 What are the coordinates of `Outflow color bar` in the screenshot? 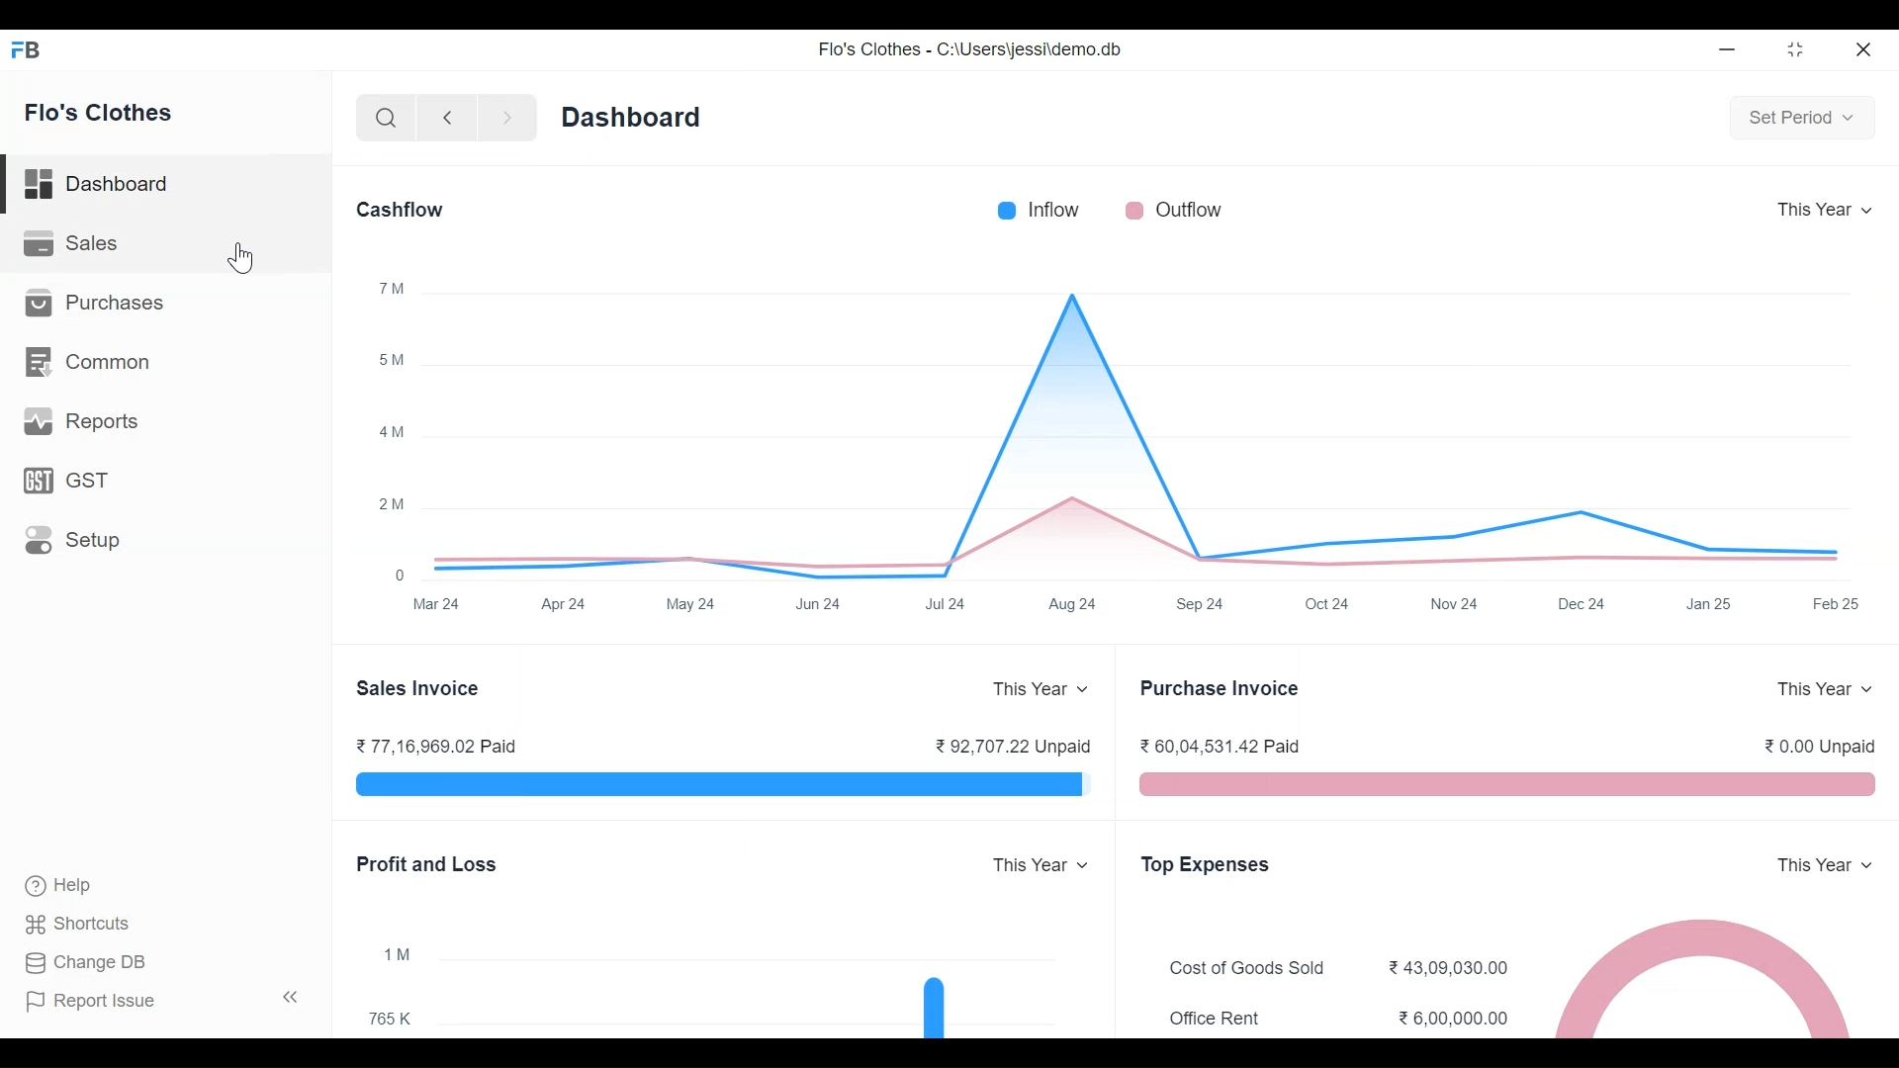 It's located at (1133, 209).